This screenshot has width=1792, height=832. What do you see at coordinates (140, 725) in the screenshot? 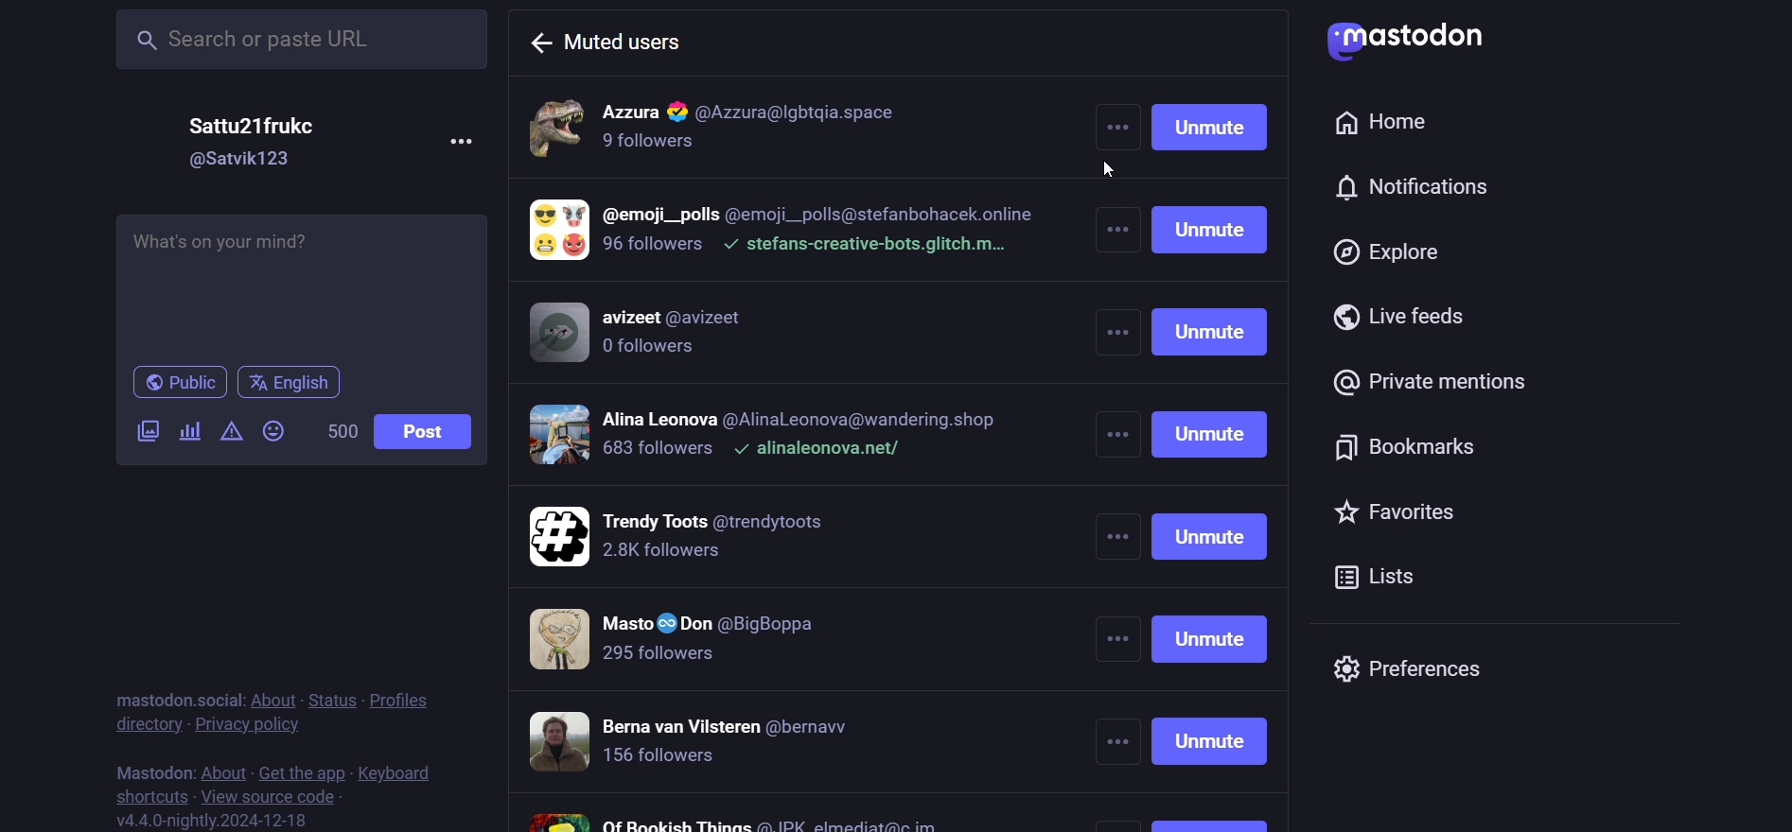
I see `directory` at bounding box center [140, 725].